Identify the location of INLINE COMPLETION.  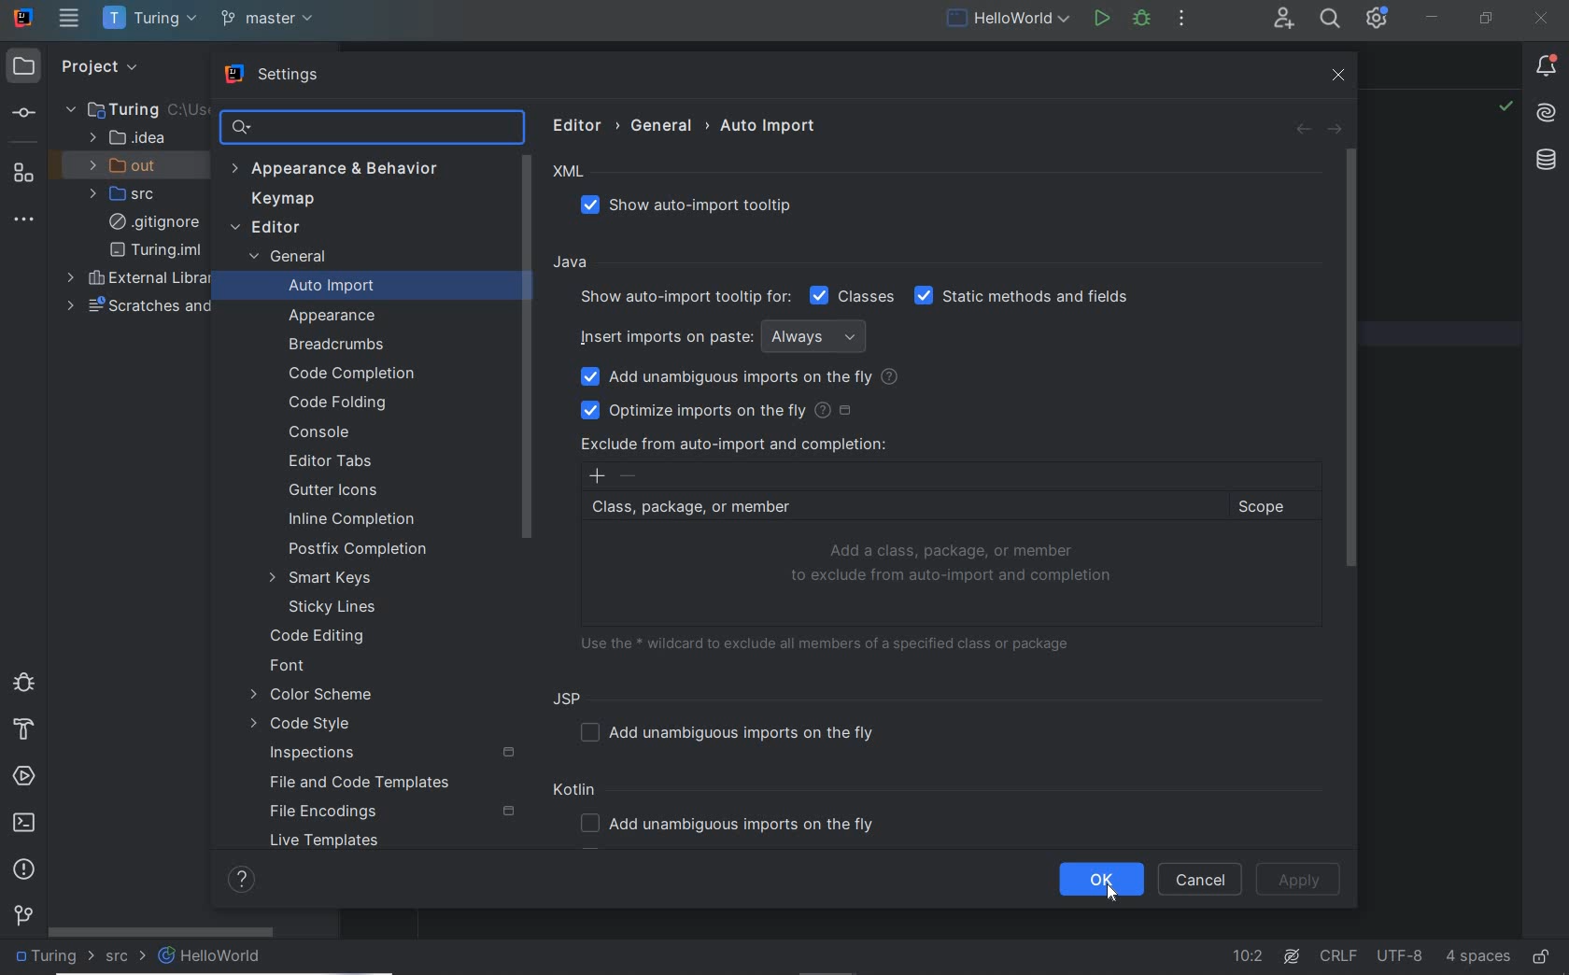
(360, 522).